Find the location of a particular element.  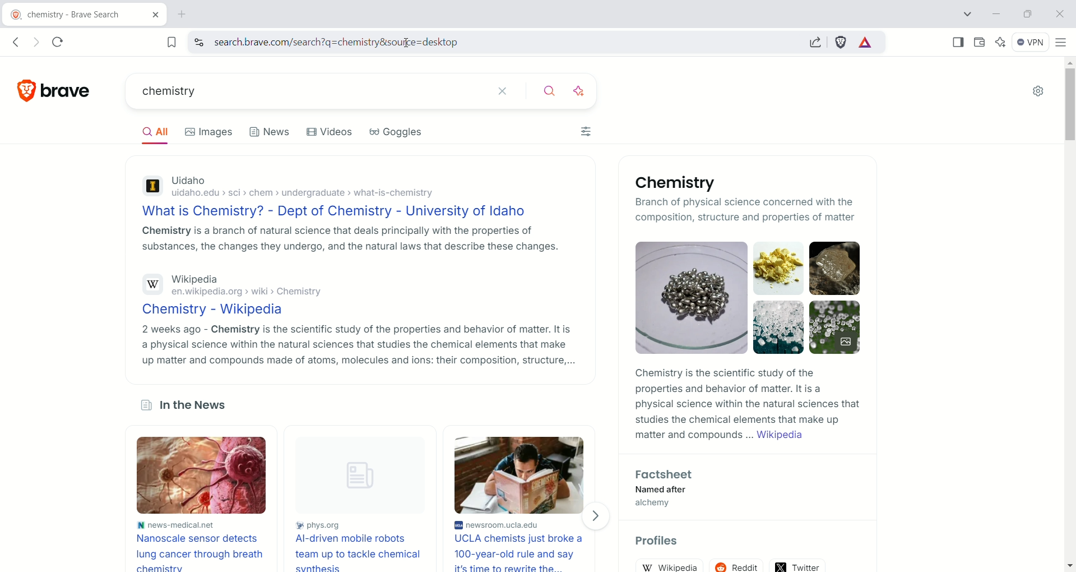

minimize is located at coordinates (996, 13).